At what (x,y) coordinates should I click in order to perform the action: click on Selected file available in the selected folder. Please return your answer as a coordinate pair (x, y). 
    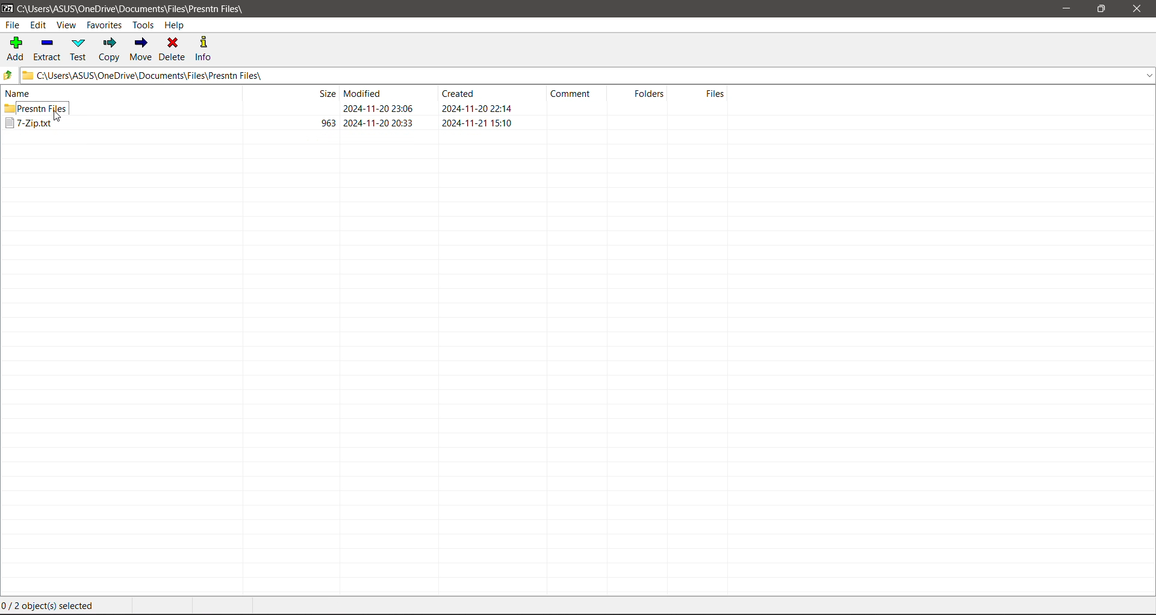
    Looking at the image, I should click on (366, 123).